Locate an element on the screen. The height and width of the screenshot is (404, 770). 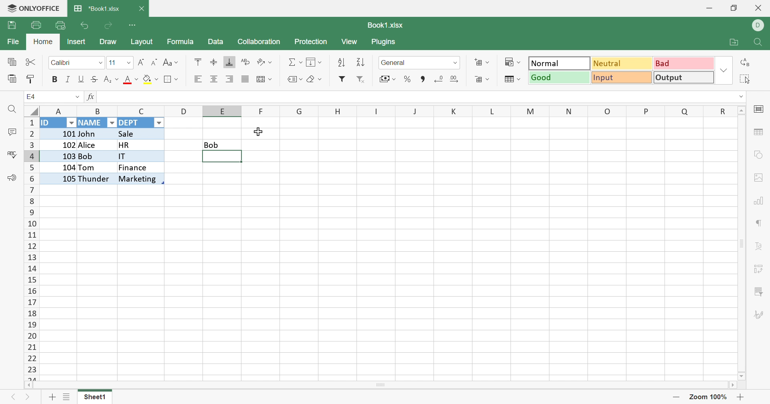
Remove Filter is located at coordinates (360, 79).